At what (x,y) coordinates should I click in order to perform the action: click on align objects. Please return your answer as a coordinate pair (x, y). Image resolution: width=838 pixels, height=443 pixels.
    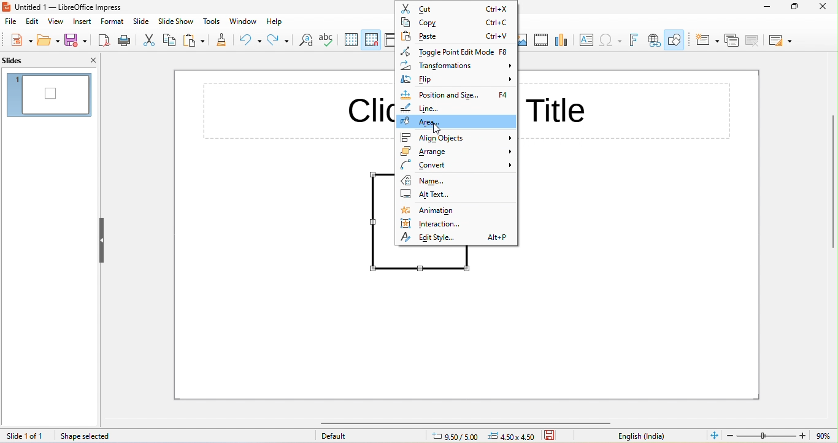
    Looking at the image, I should click on (457, 137).